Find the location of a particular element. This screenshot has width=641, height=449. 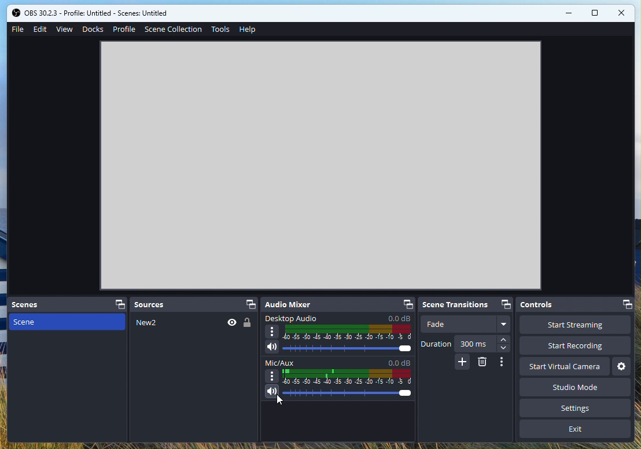

Audio Mixer is located at coordinates (338, 305).